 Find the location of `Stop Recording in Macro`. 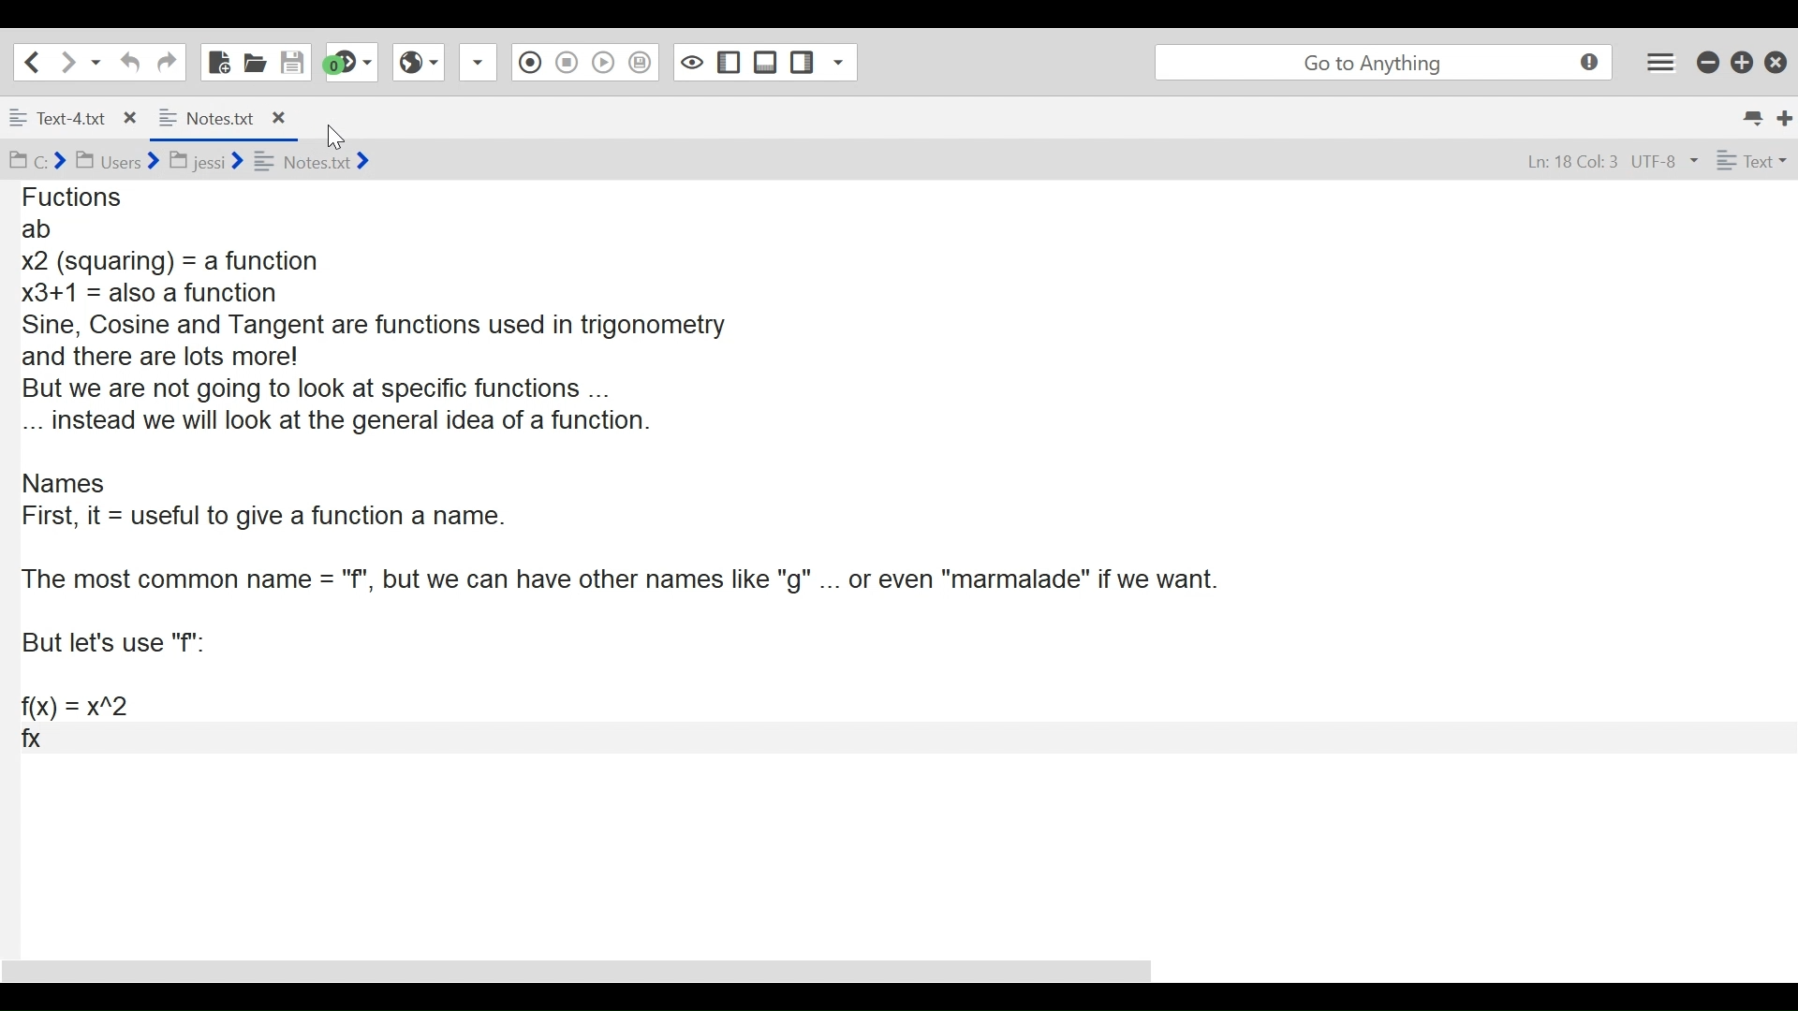

Stop Recording in Macro is located at coordinates (566, 65).